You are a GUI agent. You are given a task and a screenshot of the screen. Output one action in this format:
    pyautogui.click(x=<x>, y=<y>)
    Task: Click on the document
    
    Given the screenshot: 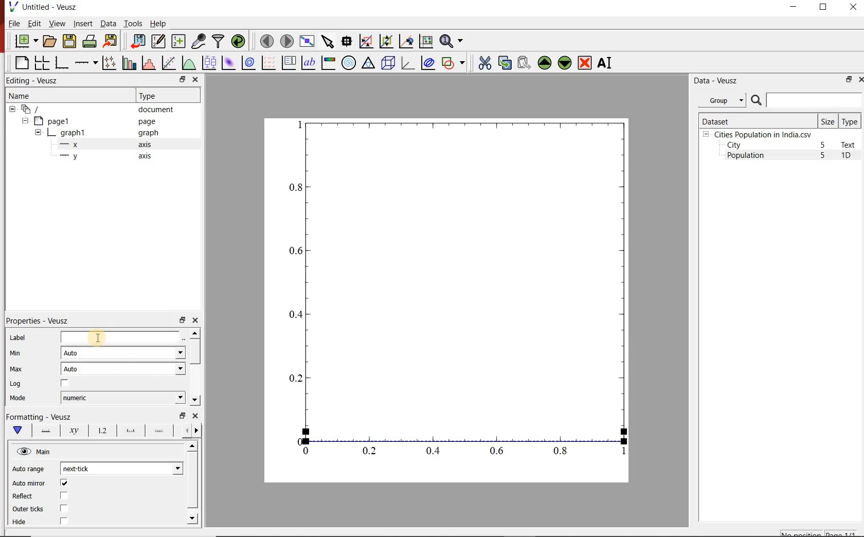 What is the action you would take?
    pyautogui.click(x=95, y=109)
    